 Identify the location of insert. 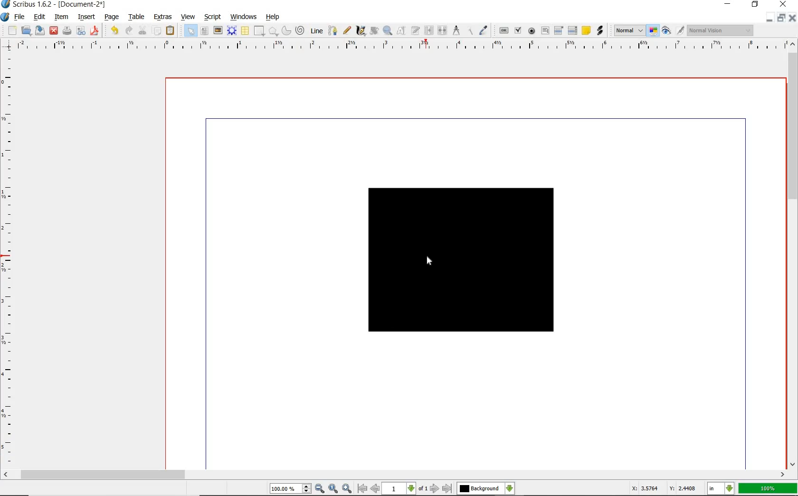
(88, 17).